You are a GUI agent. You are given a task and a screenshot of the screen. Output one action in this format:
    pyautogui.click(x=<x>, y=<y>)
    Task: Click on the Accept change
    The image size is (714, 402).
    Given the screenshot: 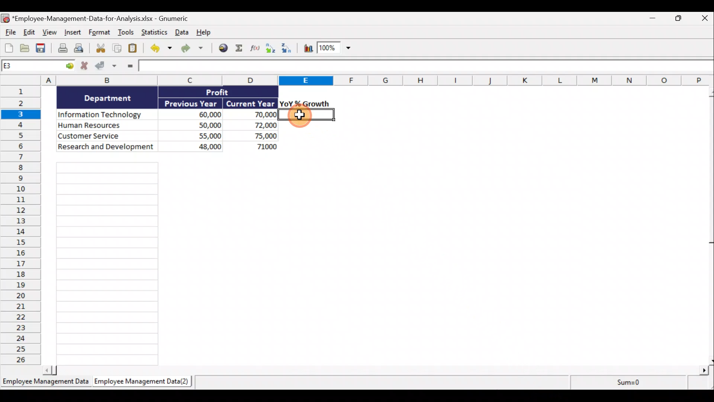 What is the action you would take?
    pyautogui.click(x=109, y=67)
    